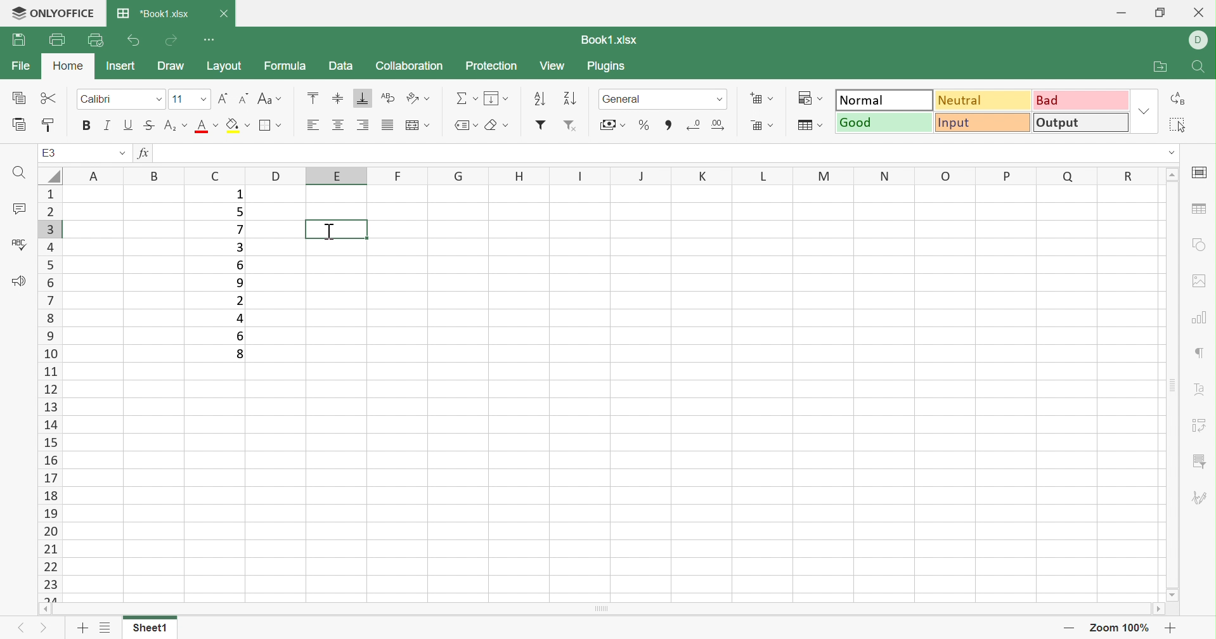 This screenshot has height=639, width=1216. I want to click on Draw, so click(172, 66).